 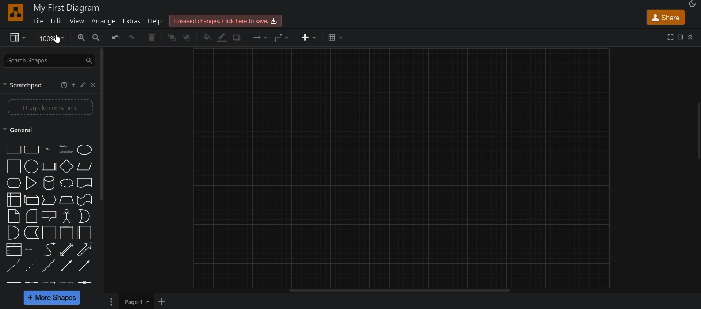 What do you see at coordinates (24, 85) in the screenshot?
I see `scratchpad` at bounding box center [24, 85].